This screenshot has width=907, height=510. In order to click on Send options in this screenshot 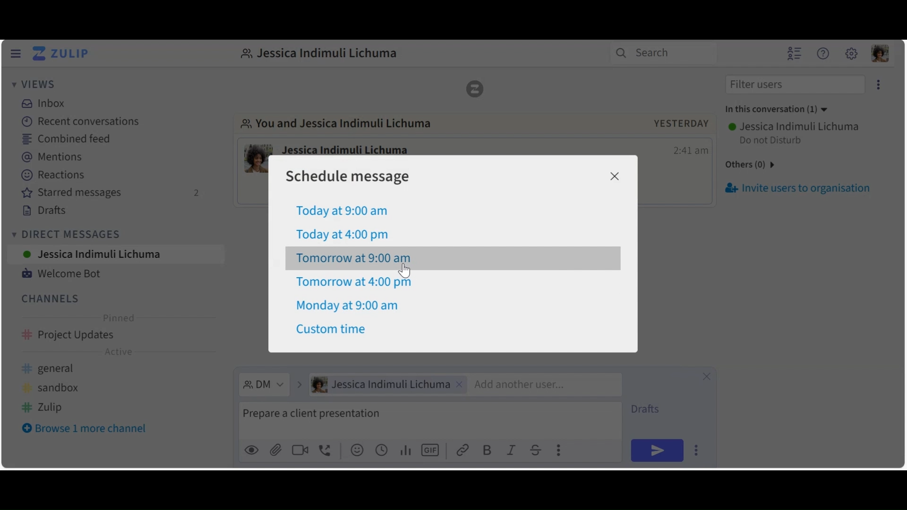, I will do `click(696, 450)`.